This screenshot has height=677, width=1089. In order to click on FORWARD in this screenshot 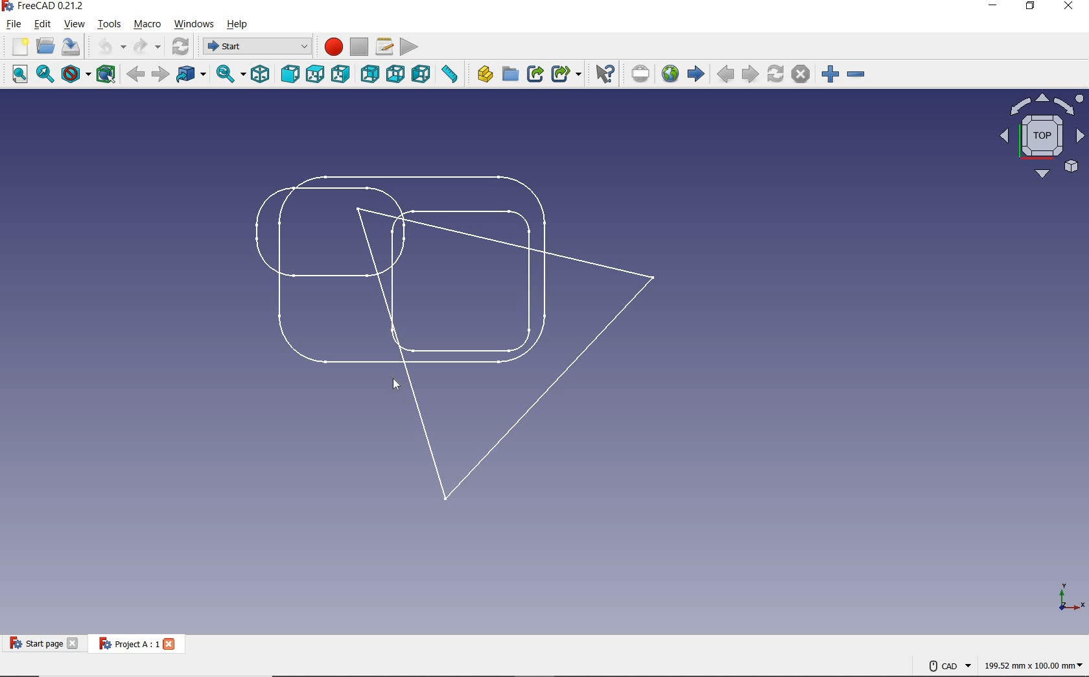, I will do `click(159, 73)`.